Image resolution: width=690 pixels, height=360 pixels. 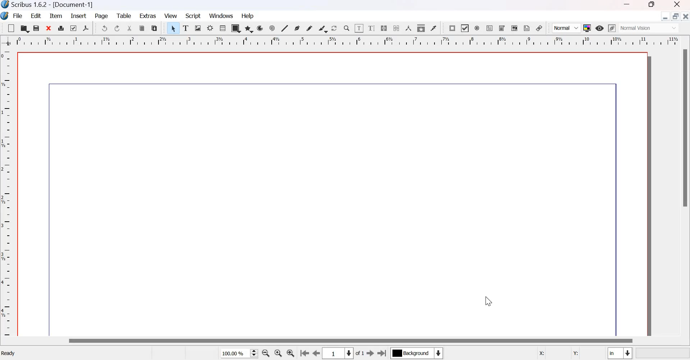 What do you see at coordinates (73, 28) in the screenshot?
I see `Preflight verifier` at bounding box center [73, 28].